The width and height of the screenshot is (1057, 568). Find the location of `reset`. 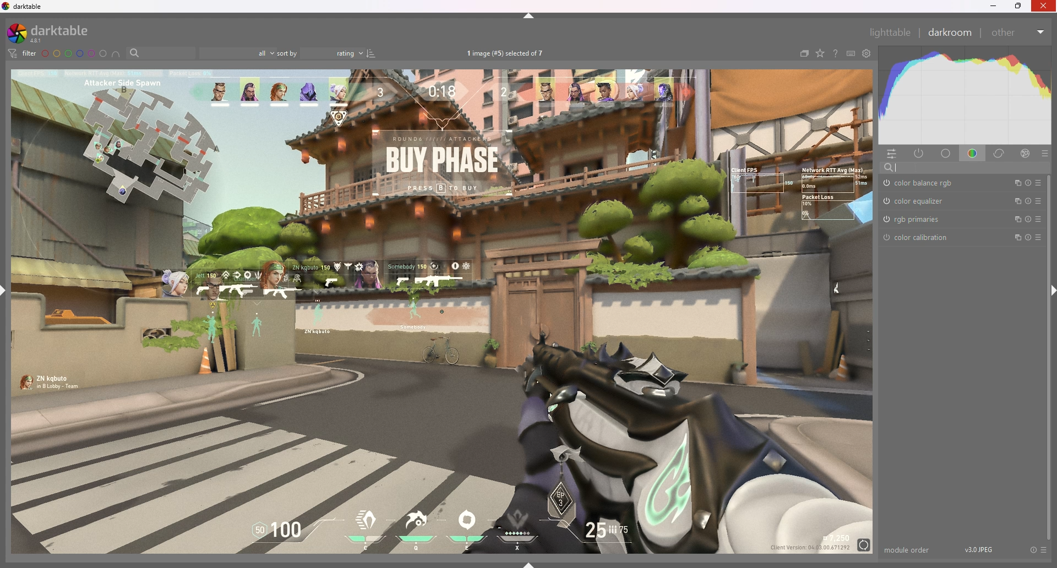

reset is located at coordinates (1027, 183).